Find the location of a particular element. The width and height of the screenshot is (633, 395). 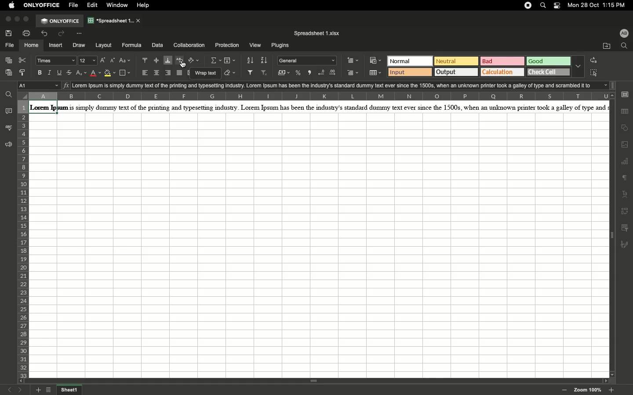

Filter is located at coordinates (252, 73).